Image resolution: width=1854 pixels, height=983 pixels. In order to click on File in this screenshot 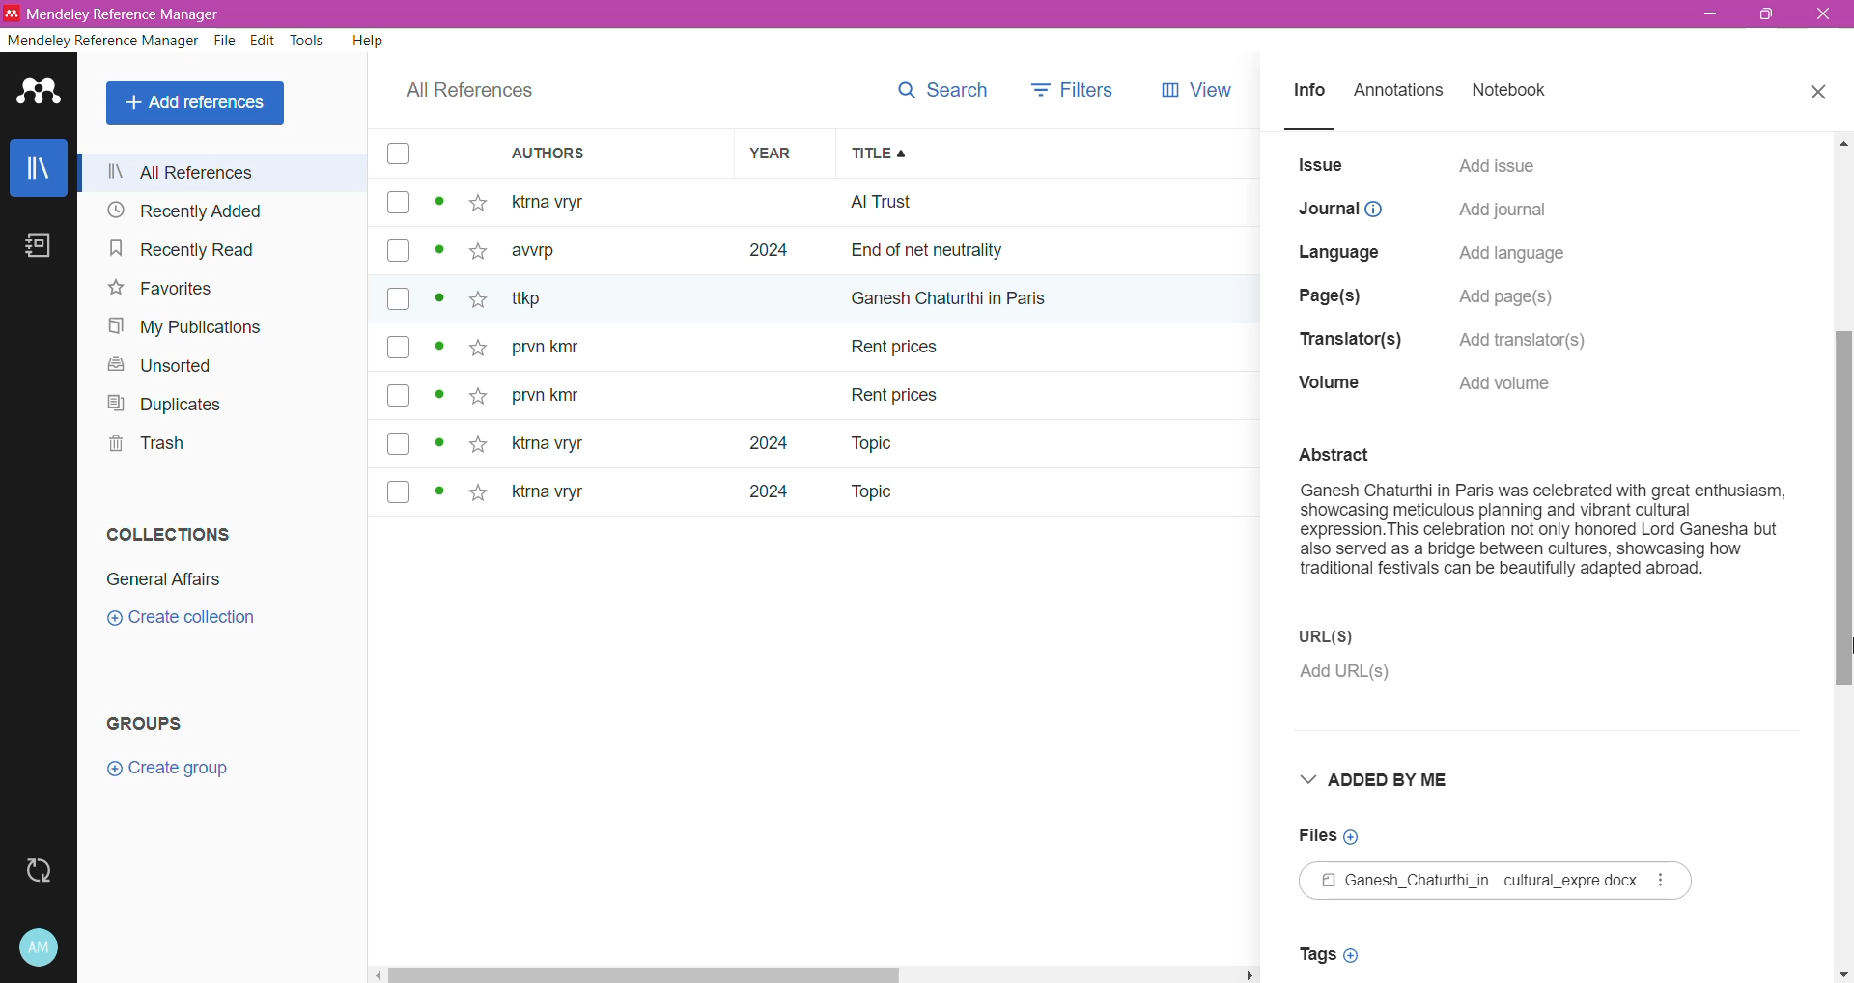, I will do `click(226, 42)`.